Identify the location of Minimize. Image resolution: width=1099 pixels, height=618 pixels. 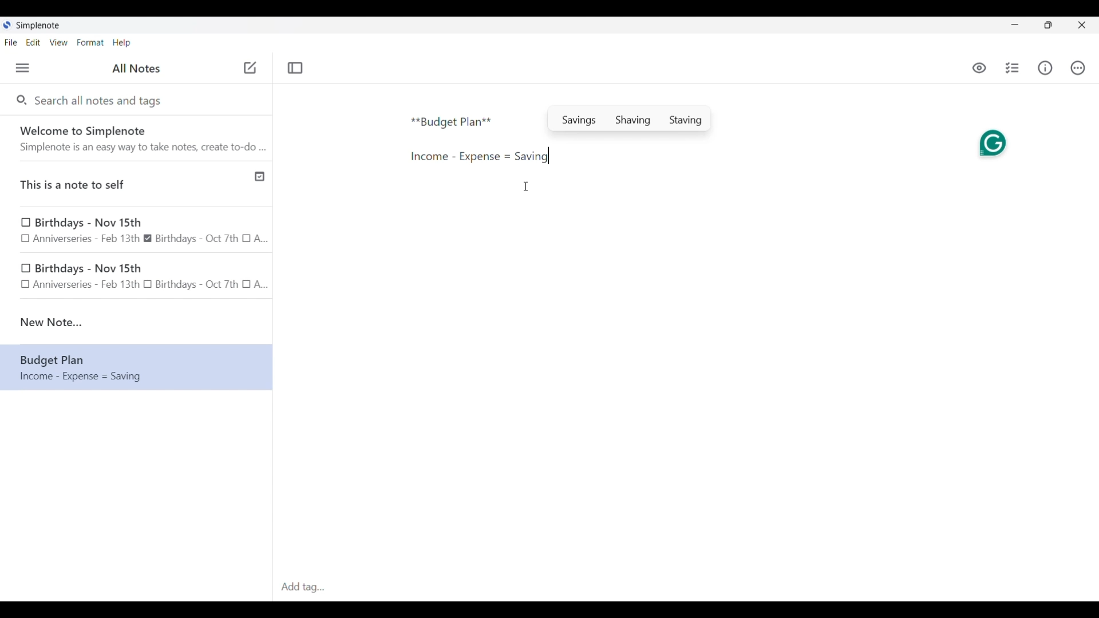
(1015, 25).